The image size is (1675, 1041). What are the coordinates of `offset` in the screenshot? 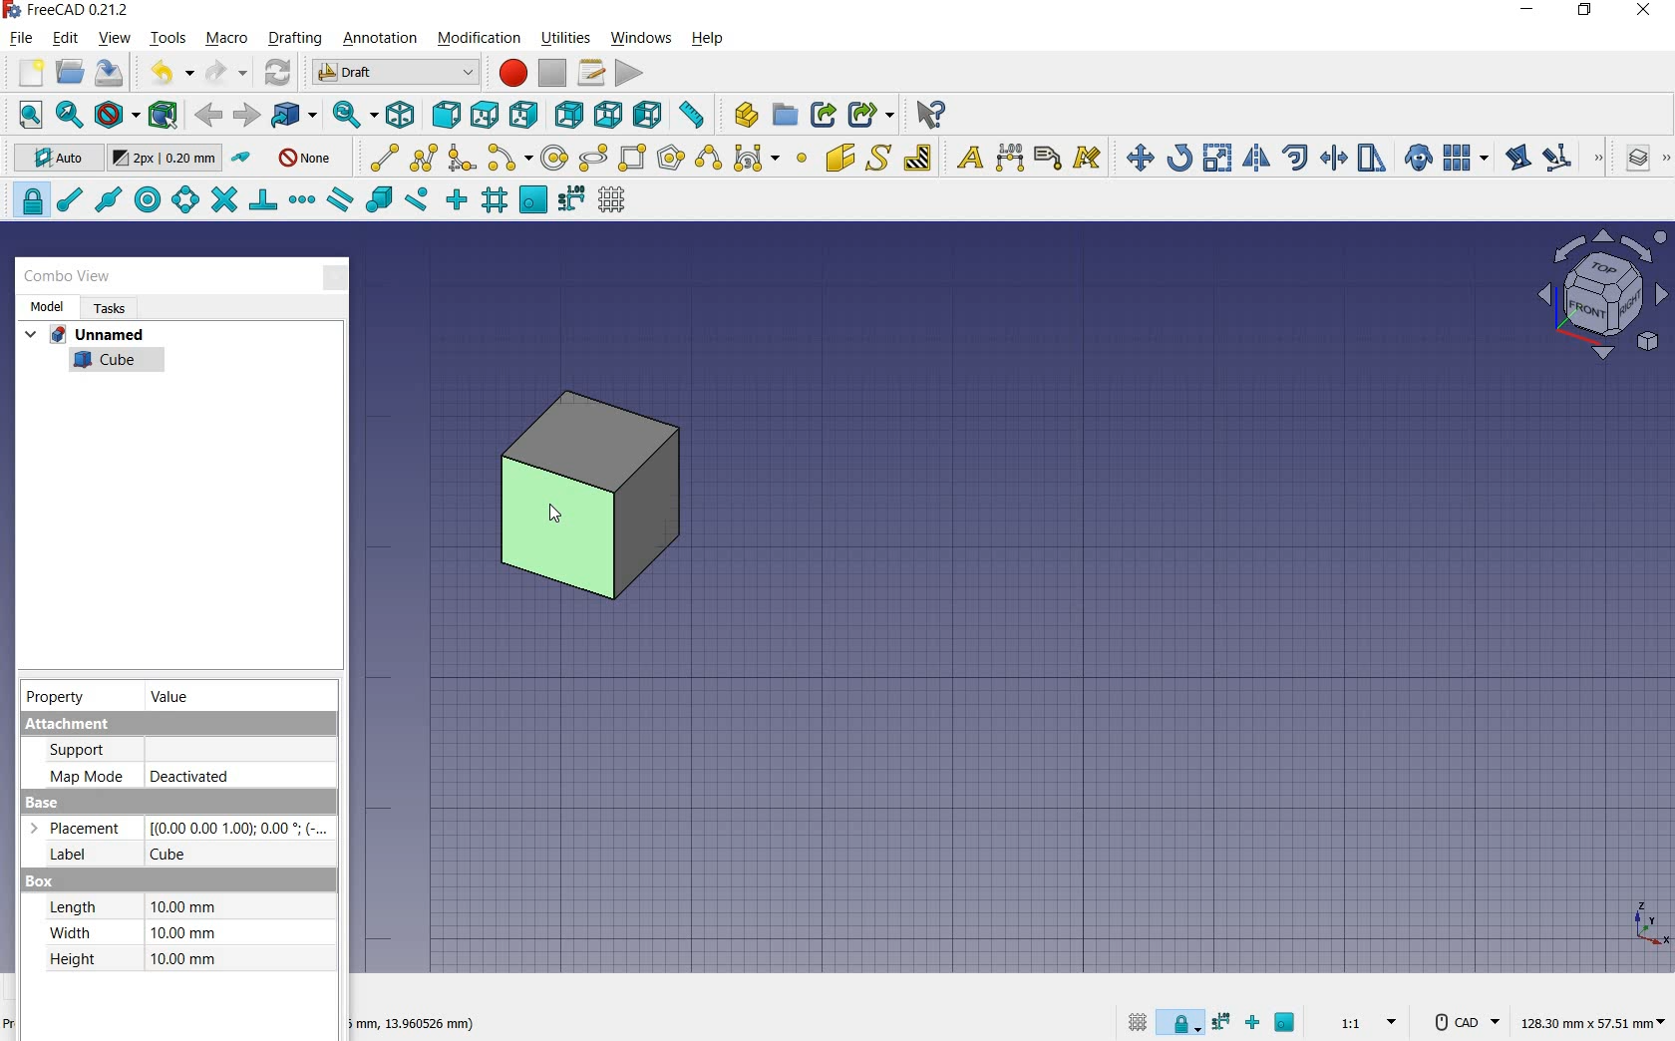 It's located at (1296, 157).